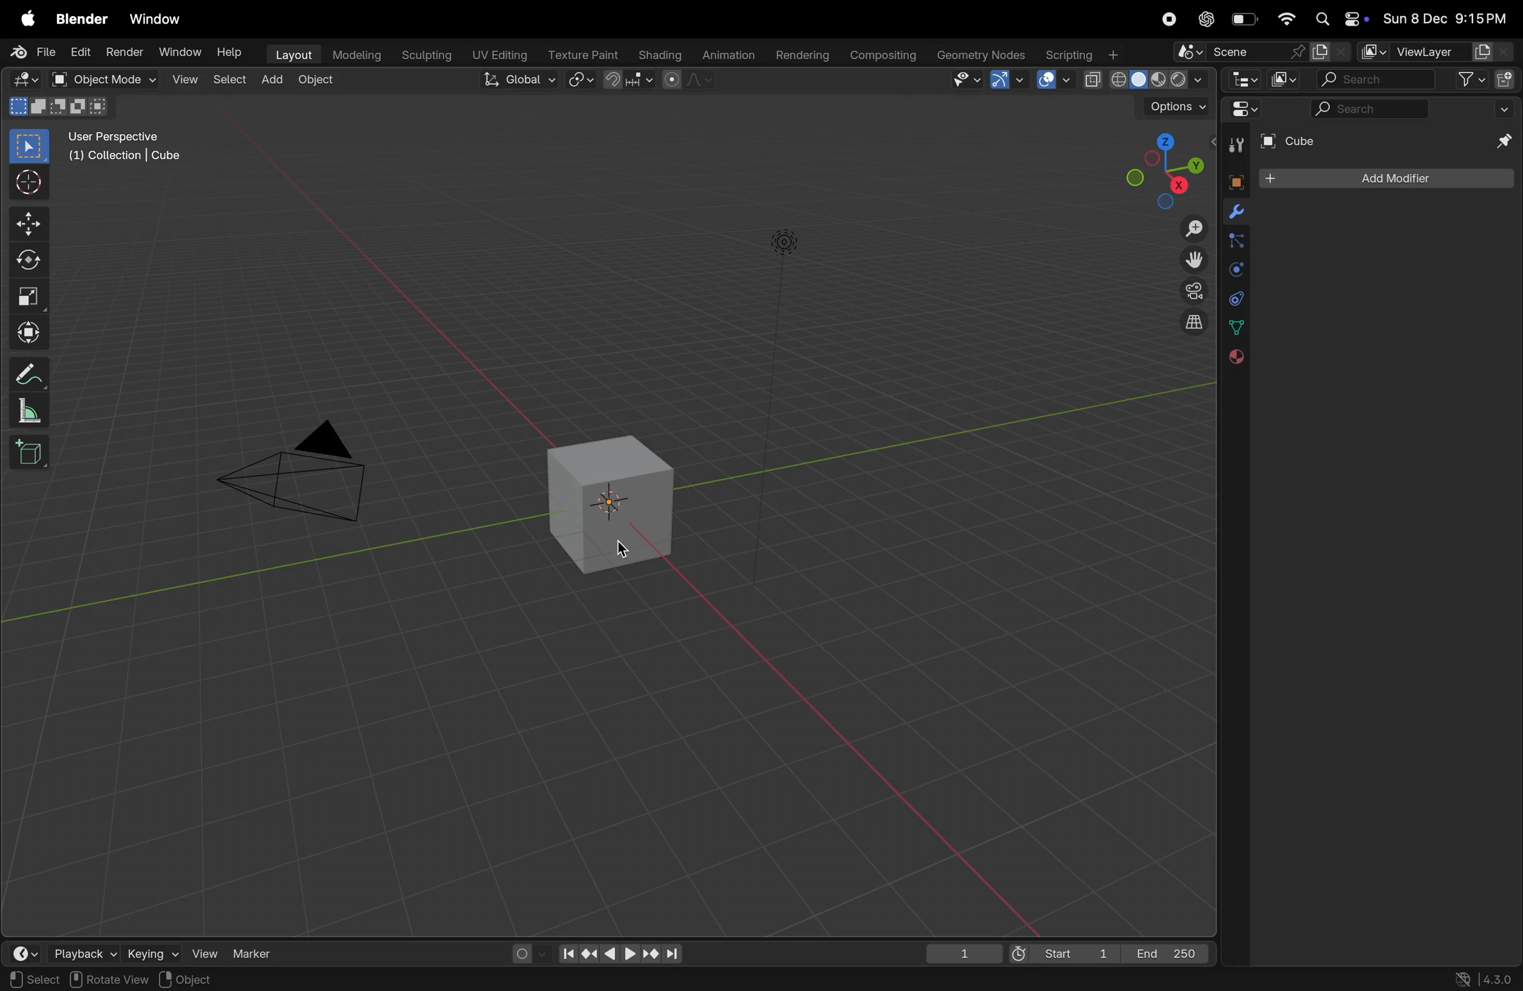  Describe the element at coordinates (1235, 243) in the screenshot. I see `particles` at that location.